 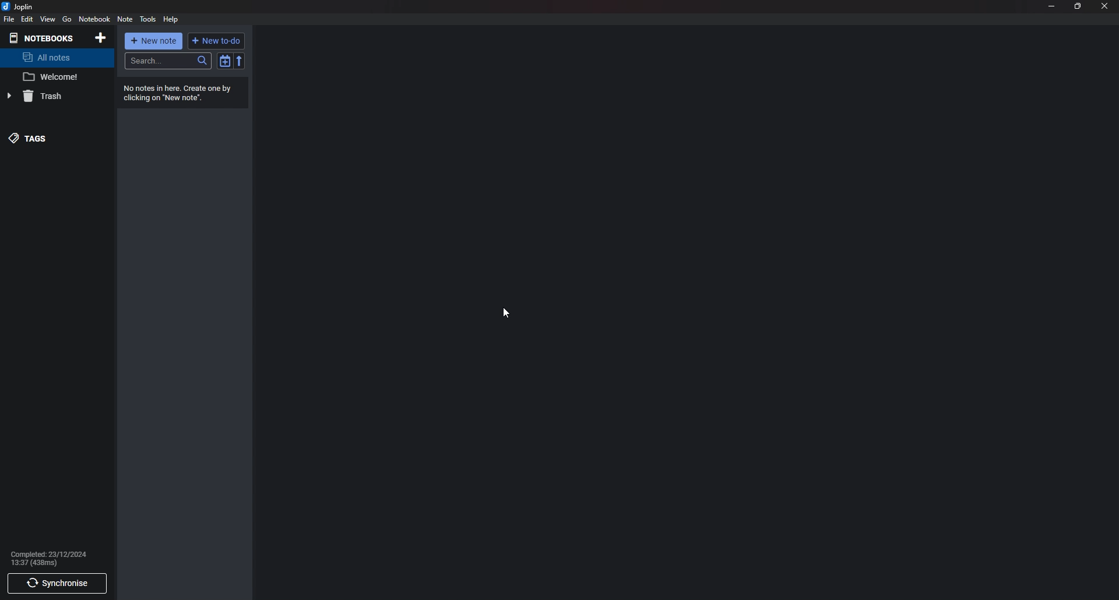 What do you see at coordinates (53, 97) in the screenshot?
I see `Trash` at bounding box center [53, 97].